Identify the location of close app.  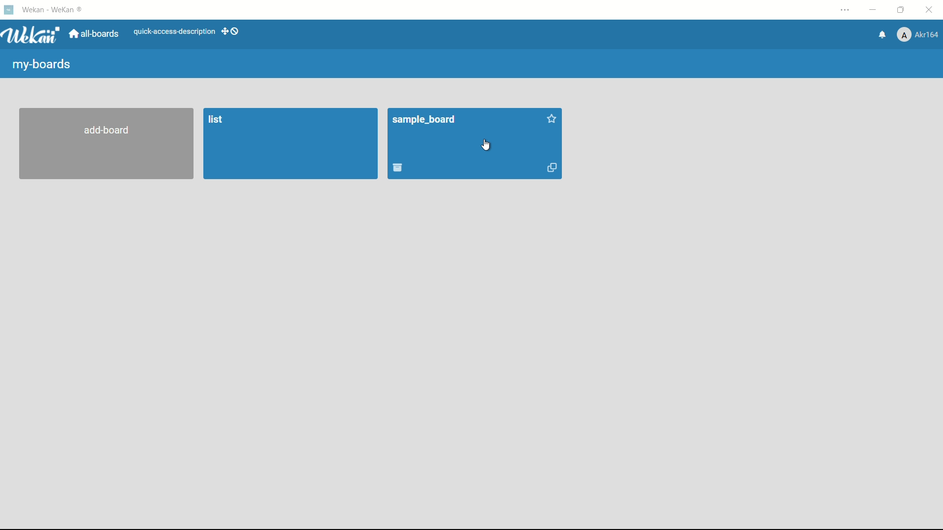
(929, 10).